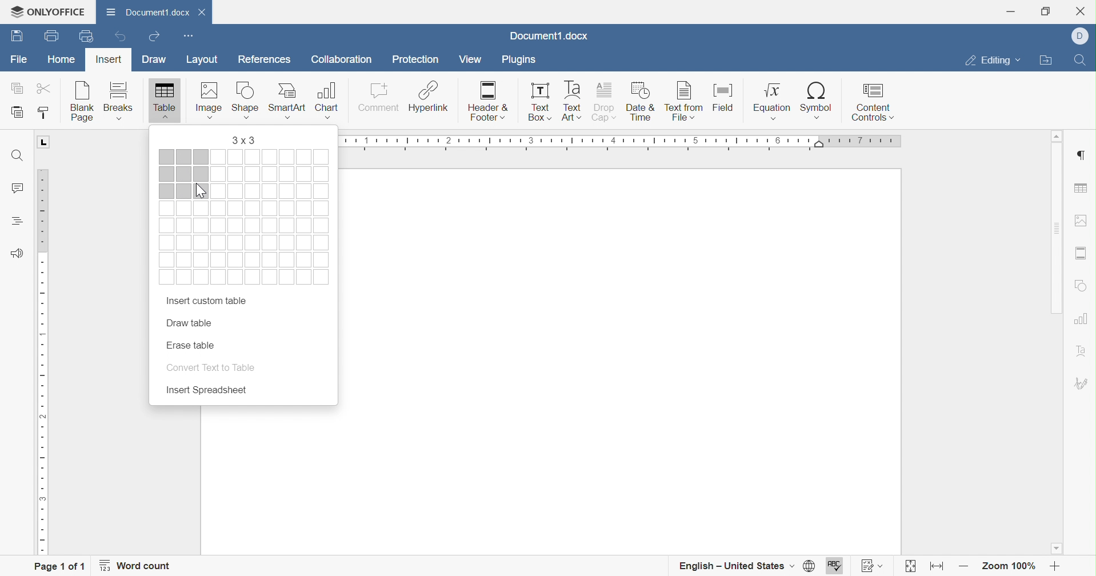 This screenshot has width=1096, height=576. Describe the element at coordinates (187, 36) in the screenshot. I see `Customize Quick Access Toolbar` at that location.